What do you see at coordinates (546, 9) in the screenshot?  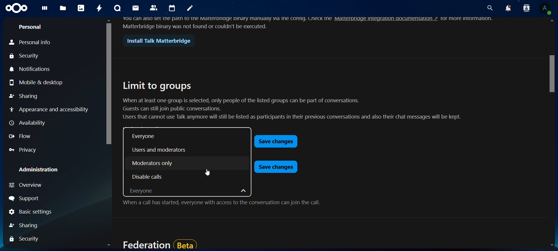 I see `view profile` at bounding box center [546, 9].